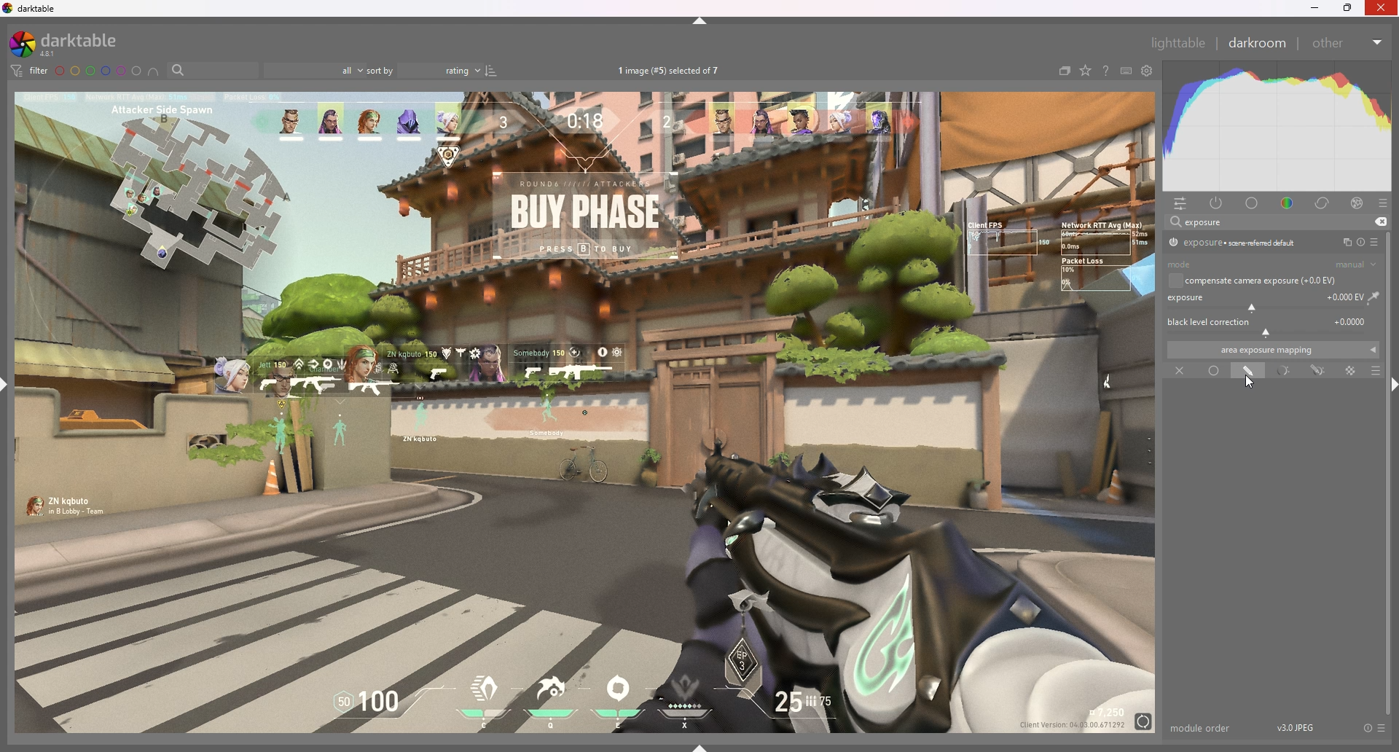 The height and width of the screenshot is (752, 1399). Describe the element at coordinates (1320, 371) in the screenshot. I see `drawn and parametric mask` at that location.